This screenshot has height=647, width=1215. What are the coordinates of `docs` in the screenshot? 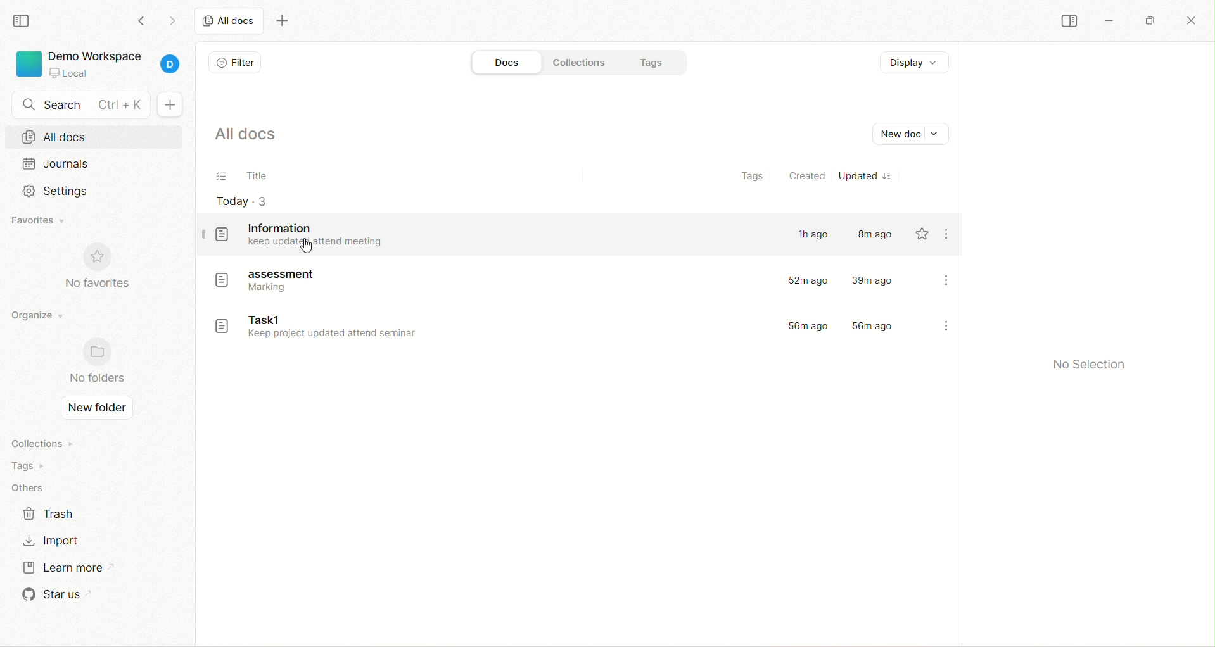 It's located at (505, 61).